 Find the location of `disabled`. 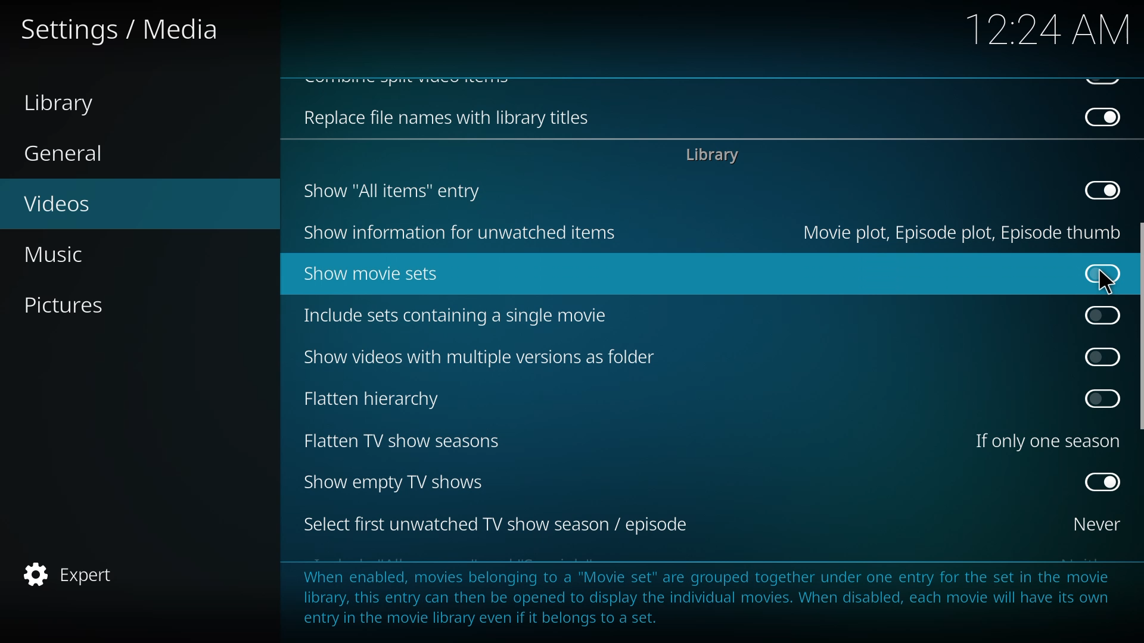

disabled is located at coordinates (1103, 273).